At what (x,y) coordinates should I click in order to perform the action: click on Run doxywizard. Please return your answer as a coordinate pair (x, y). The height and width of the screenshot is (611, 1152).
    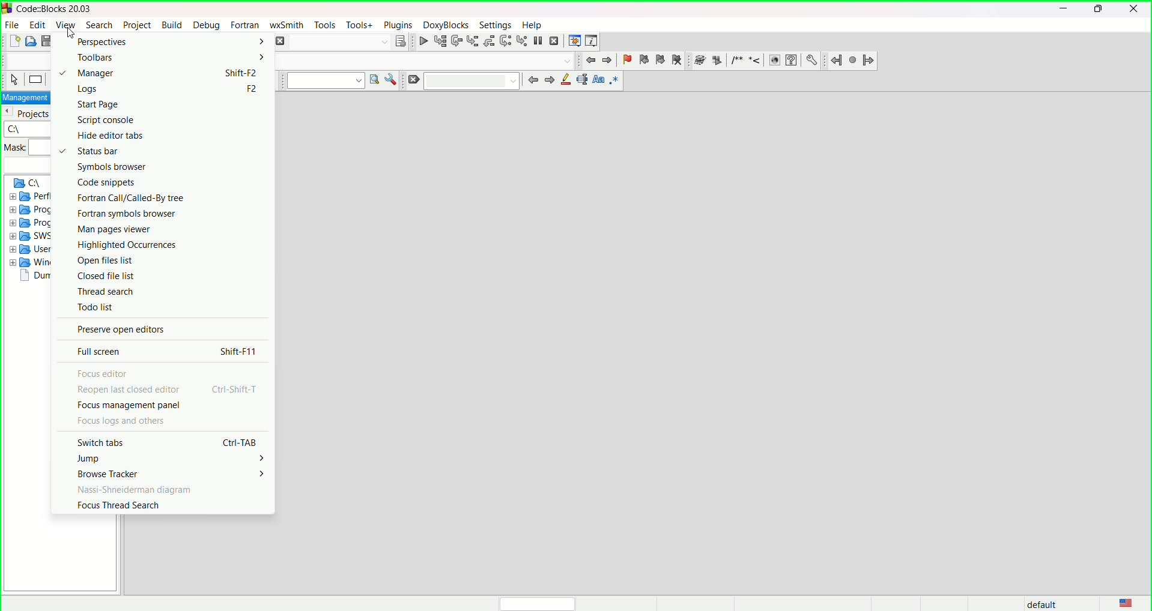
    Looking at the image, I should click on (700, 60).